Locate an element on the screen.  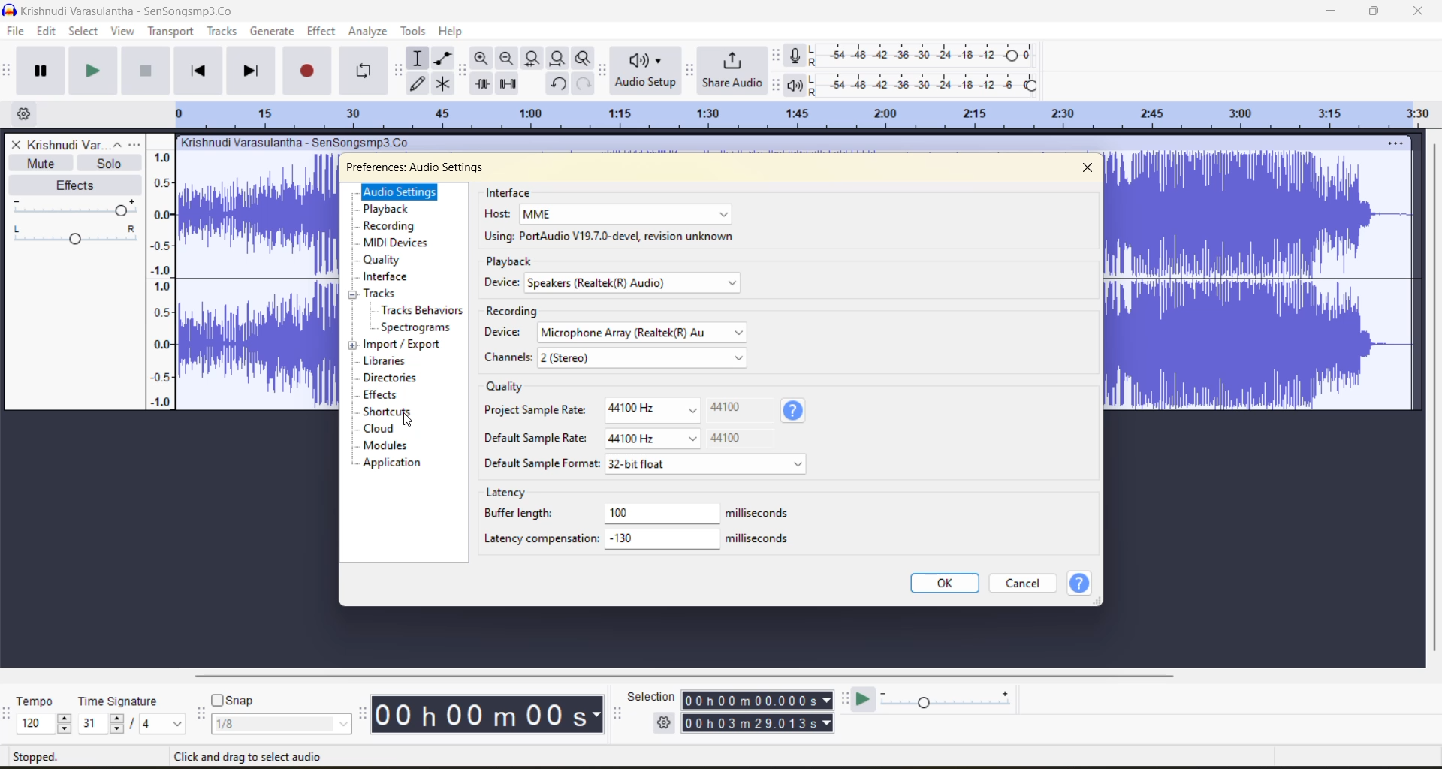
preferences audio settings is located at coordinates (433, 167).